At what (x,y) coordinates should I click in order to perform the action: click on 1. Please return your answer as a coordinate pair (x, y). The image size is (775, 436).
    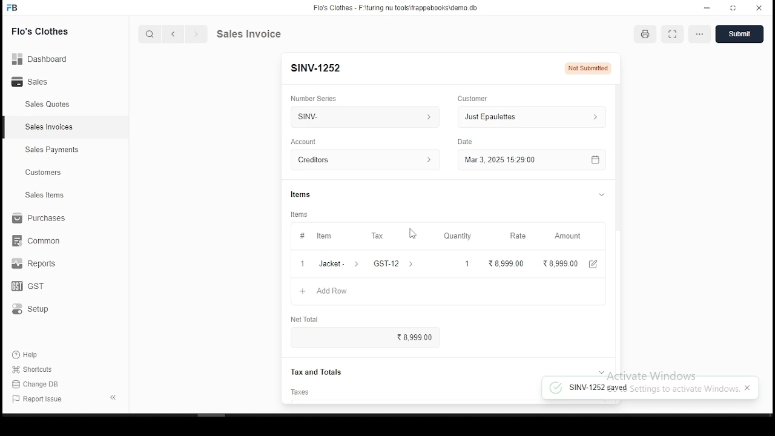
    Looking at the image, I should click on (467, 263).